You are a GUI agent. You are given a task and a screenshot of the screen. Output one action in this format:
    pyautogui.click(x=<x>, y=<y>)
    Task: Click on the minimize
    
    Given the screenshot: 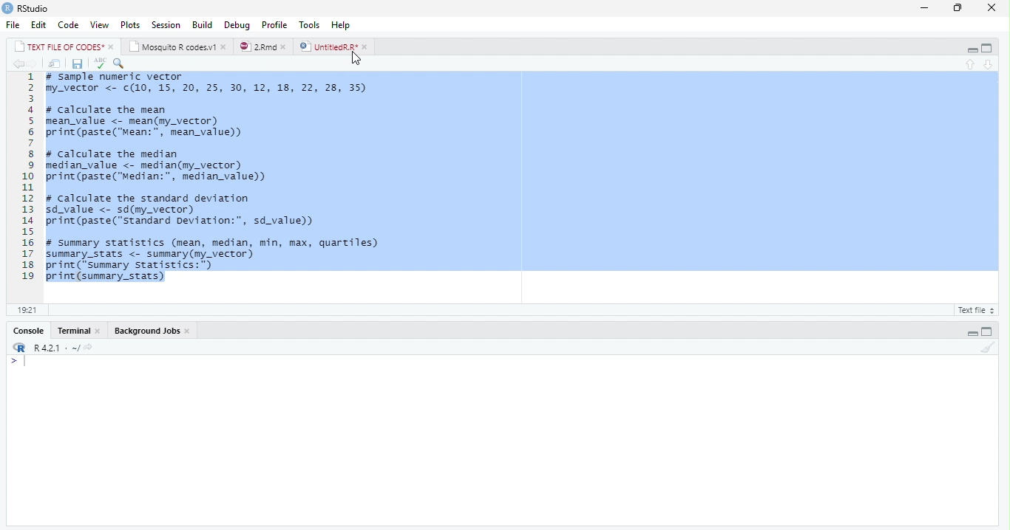 What is the action you would take?
    pyautogui.click(x=972, y=49)
    